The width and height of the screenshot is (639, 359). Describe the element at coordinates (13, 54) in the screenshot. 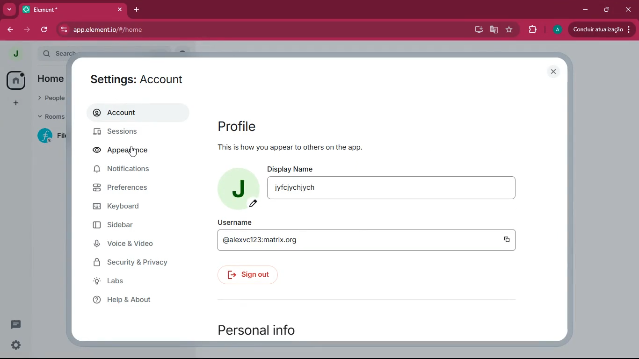

I see `profile picture` at that location.